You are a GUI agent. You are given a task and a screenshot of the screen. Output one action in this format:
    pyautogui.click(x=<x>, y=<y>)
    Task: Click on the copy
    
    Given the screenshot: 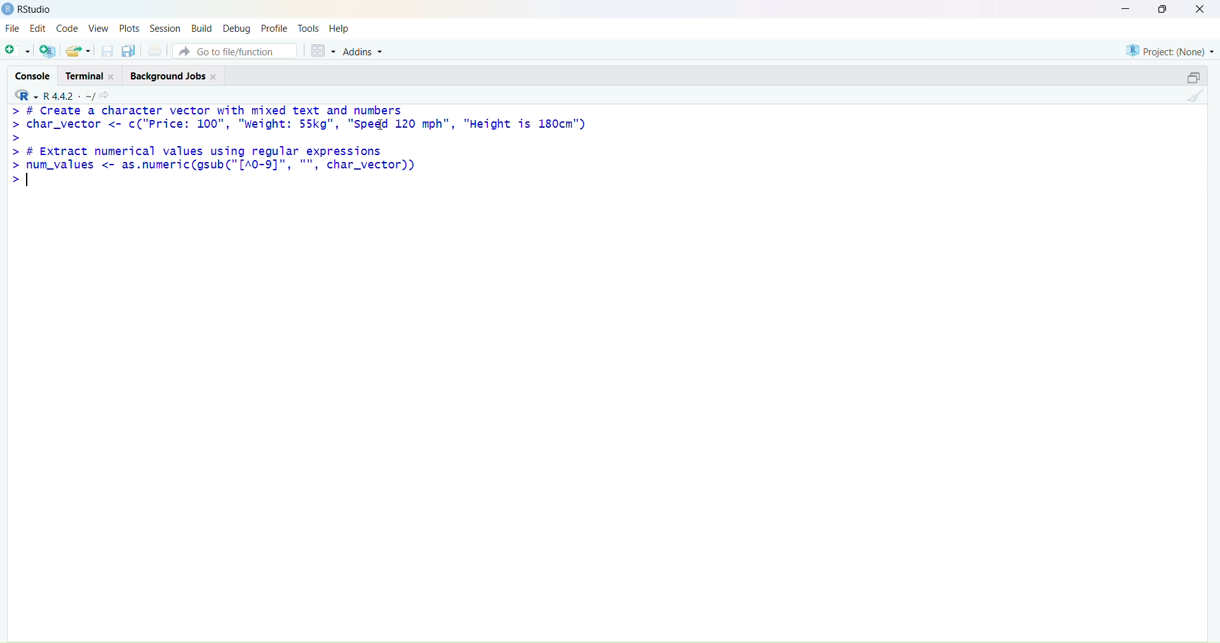 What is the action you would take?
    pyautogui.click(x=128, y=51)
    